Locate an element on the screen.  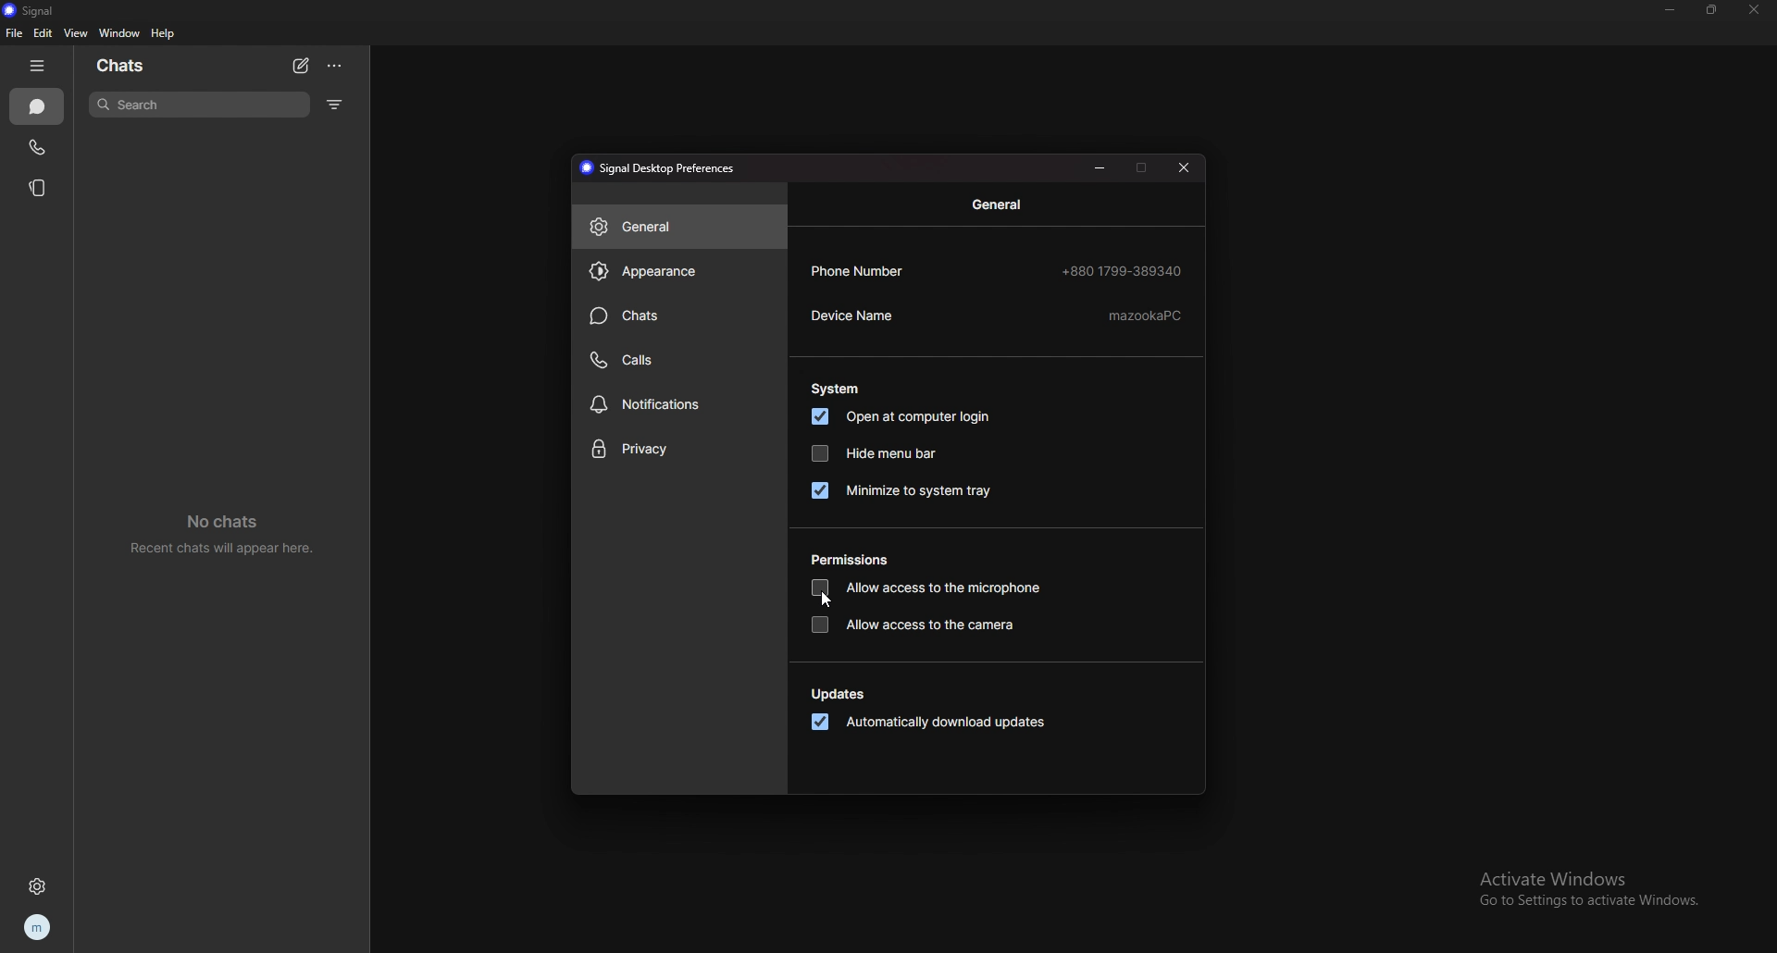
open at computer login is located at coordinates (904, 416).